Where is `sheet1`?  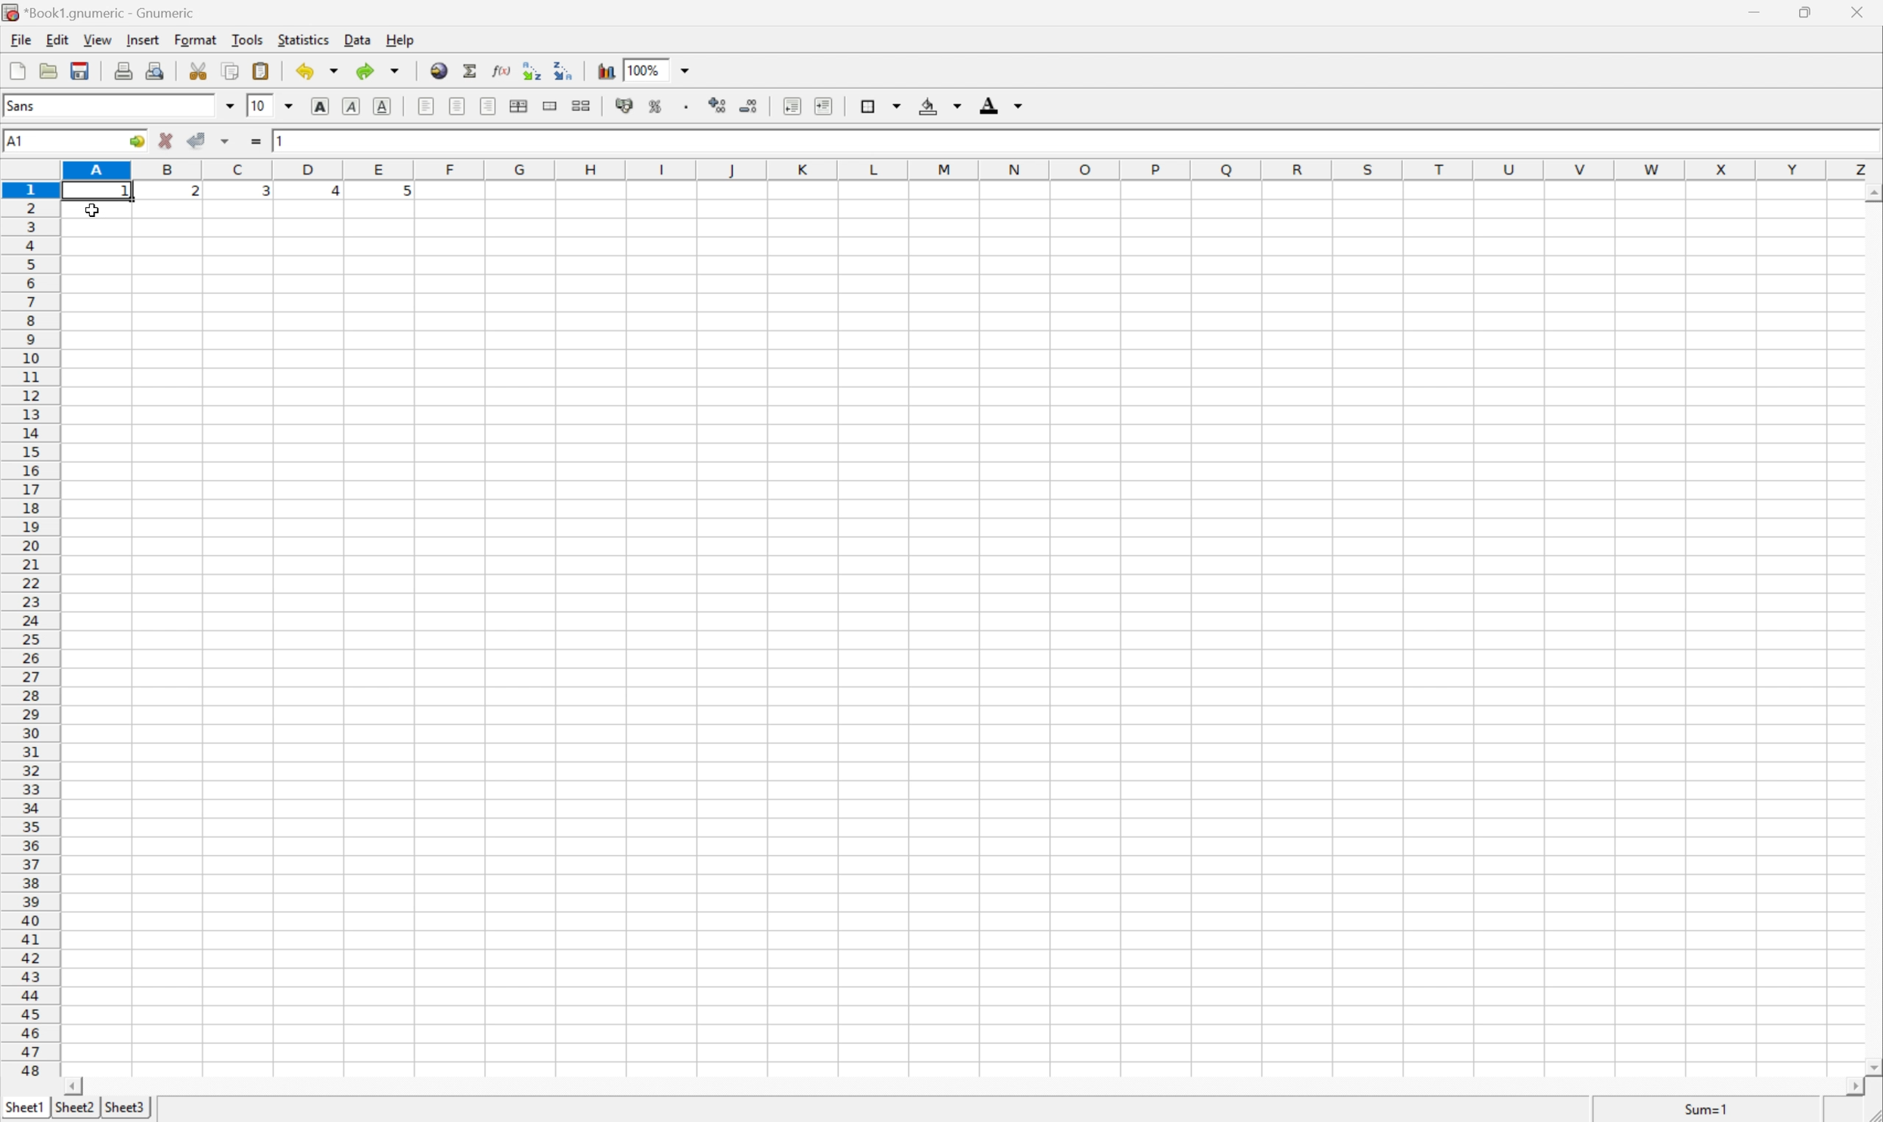 sheet1 is located at coordinates (23, 1111).